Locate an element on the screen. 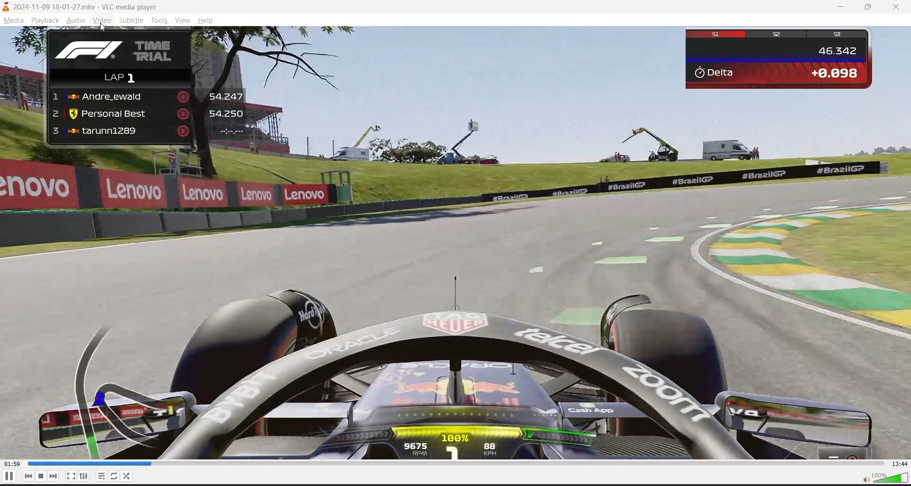  cursor is located at coordinates (104, 29).